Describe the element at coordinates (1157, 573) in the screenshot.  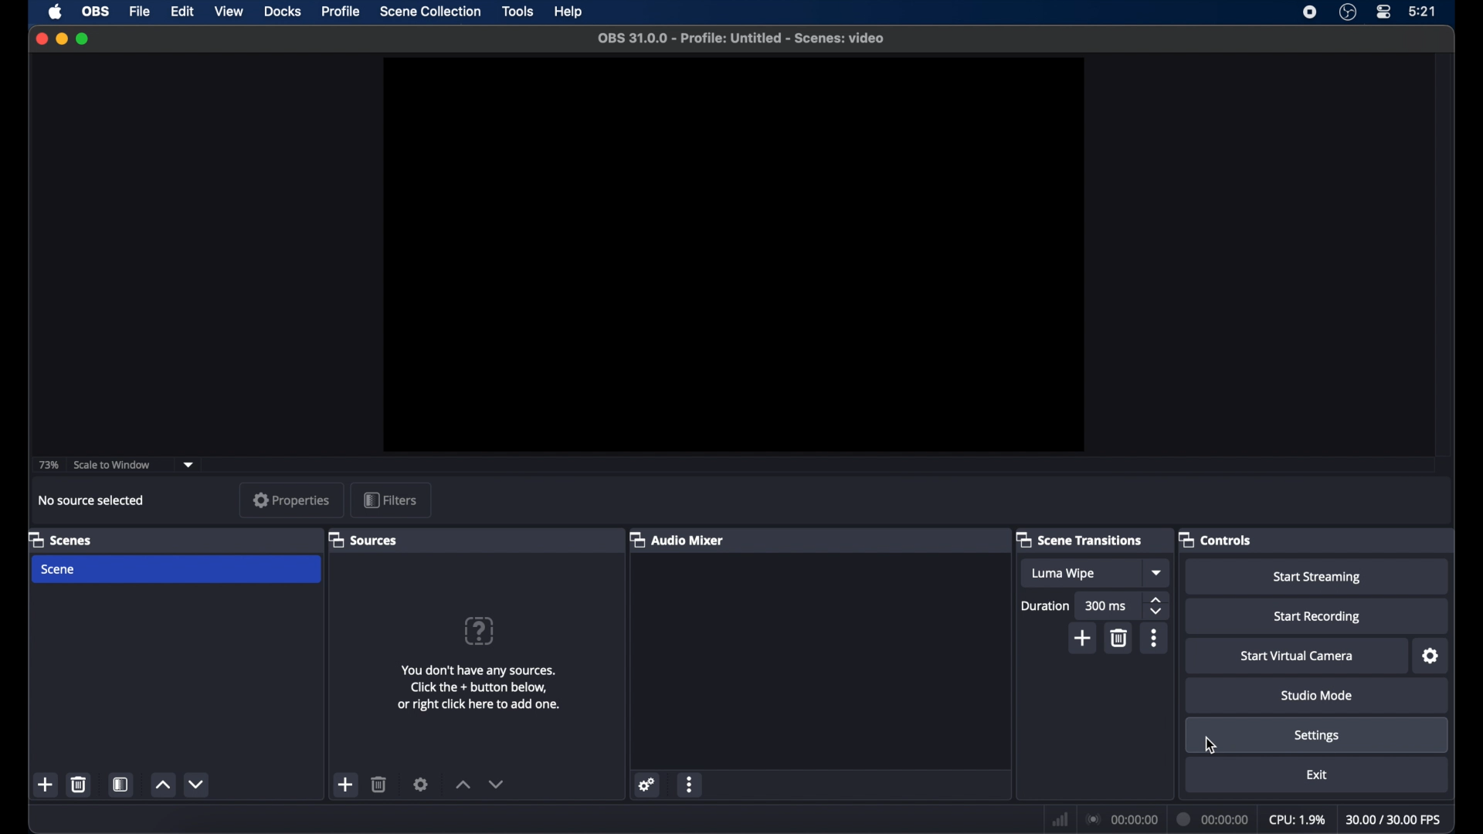
I see `dropdown` at that location.